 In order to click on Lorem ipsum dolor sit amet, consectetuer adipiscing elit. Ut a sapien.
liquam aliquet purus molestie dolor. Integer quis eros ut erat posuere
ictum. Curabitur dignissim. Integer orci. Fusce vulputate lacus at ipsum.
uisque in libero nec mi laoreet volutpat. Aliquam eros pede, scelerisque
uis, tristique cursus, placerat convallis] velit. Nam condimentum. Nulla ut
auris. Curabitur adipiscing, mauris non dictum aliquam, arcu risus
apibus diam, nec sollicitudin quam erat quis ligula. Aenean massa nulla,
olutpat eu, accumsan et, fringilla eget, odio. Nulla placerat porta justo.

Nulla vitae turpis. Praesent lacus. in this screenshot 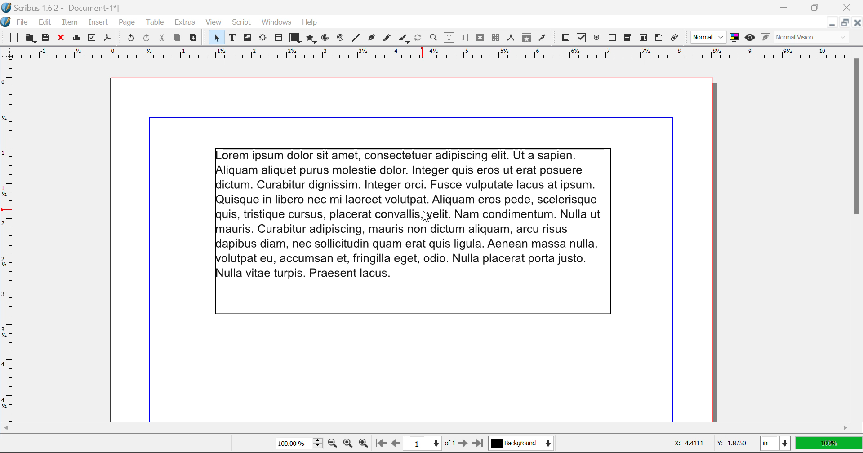, I will do `click(412, 229)`.